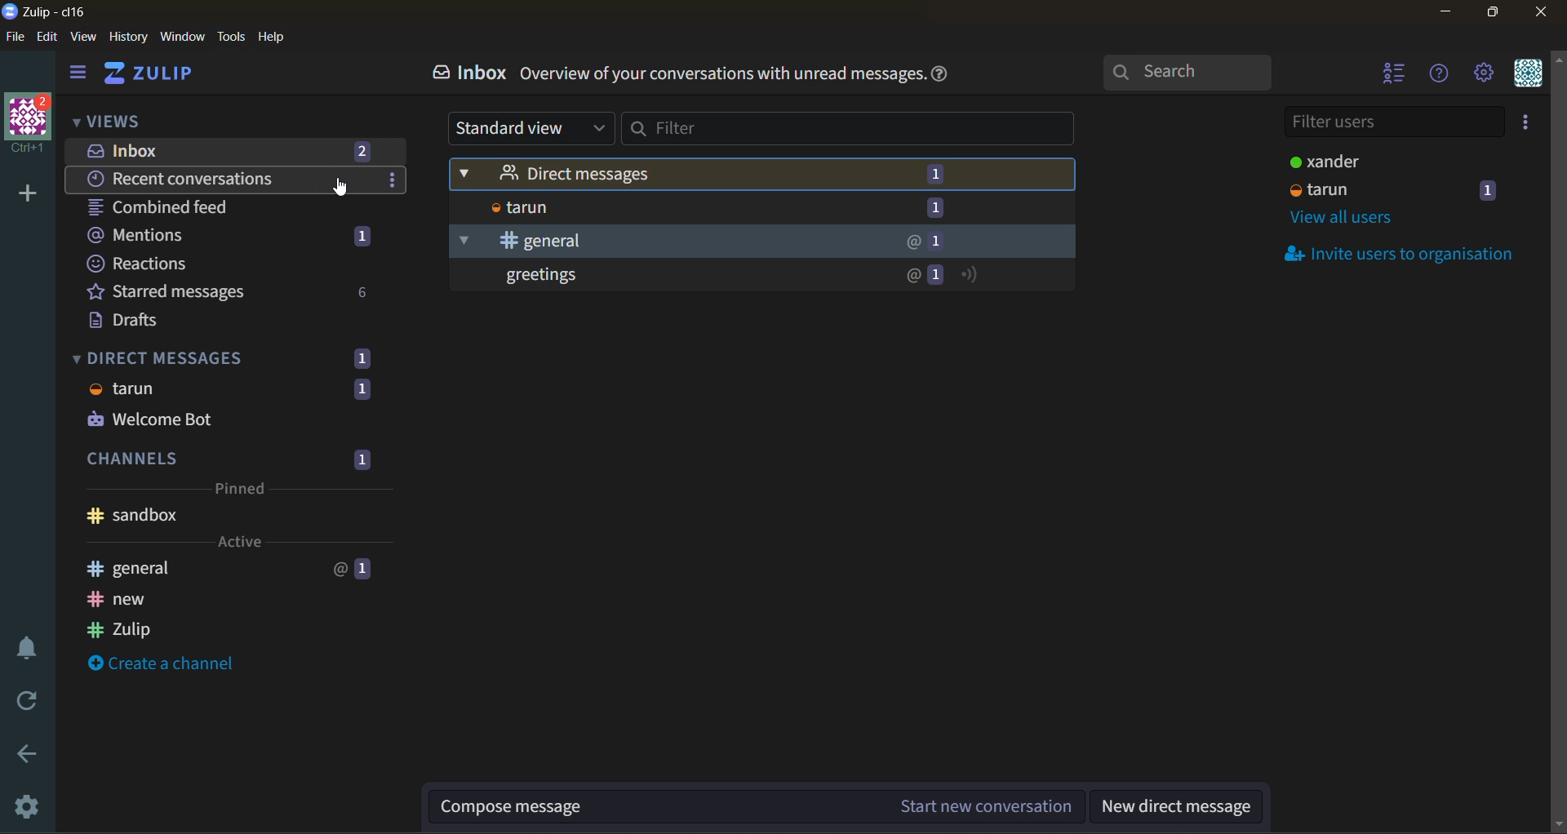  Describe the element at coordinates (81, 73) in the screenshot. I see `hide sidebar` at that location.